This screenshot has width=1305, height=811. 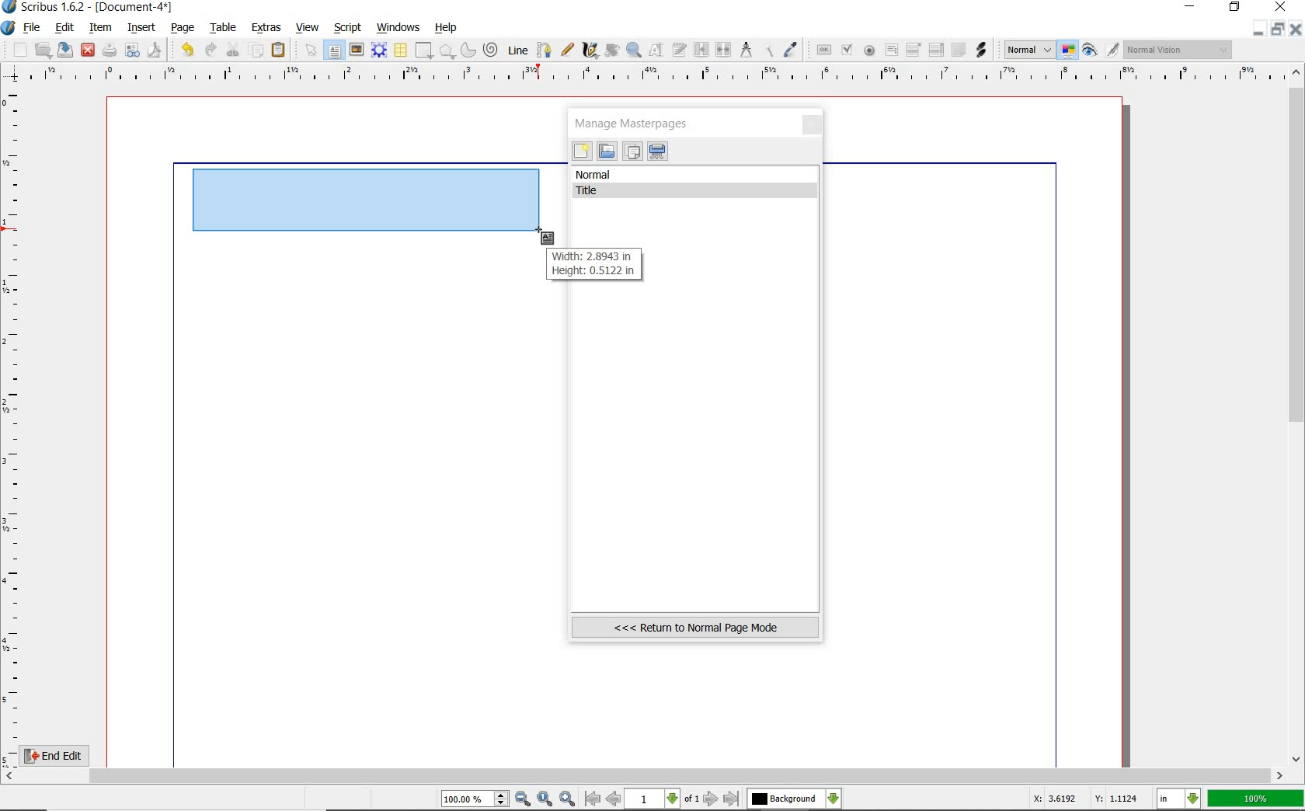 What do you see at coordinates (645, 776) in the screenshot?
I see `scrollbar` at bounding box center [645, 776].